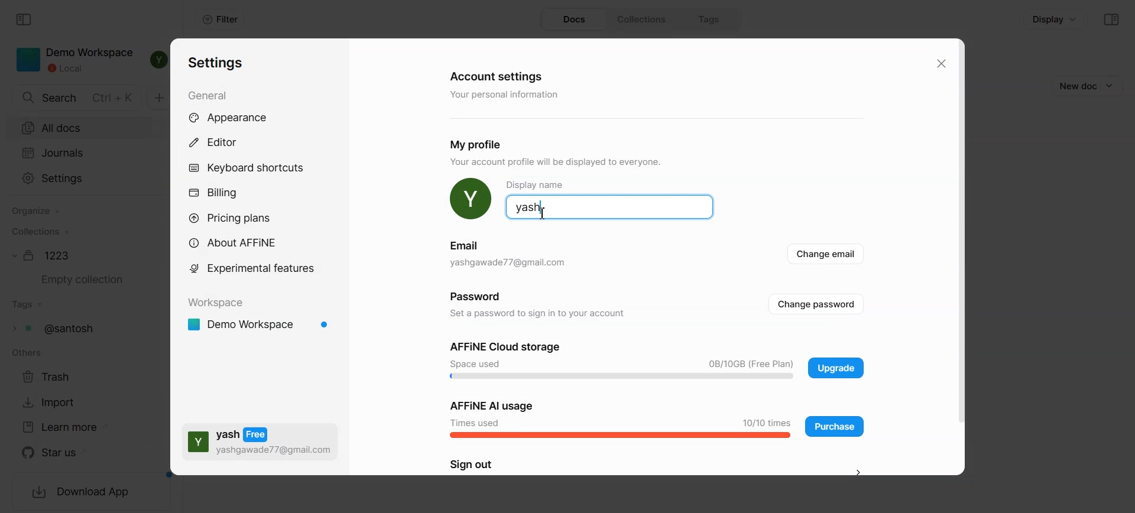  Describe the element at coordinates (543, 213) in the screenshot. I see `Text cursor` at that location.